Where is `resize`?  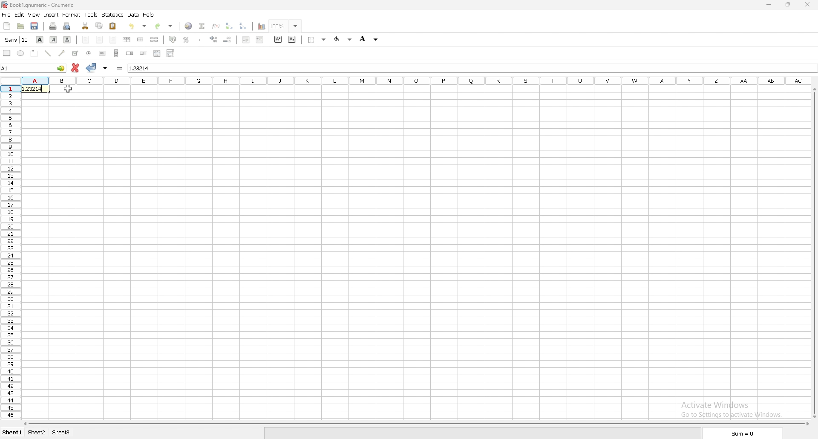 resize is located at coordinates (789, 4).